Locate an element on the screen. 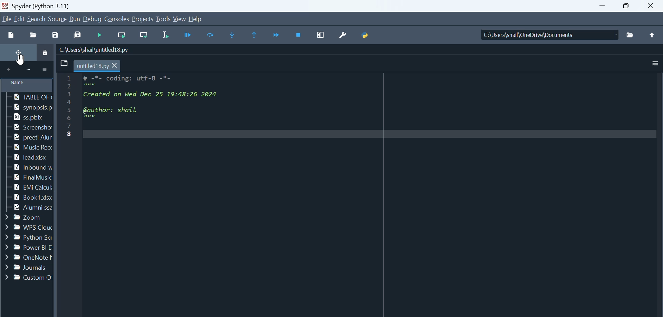 The height and width of the screenshot is (317, 663). c:/users/shail/onedrive/document is located at coordinates (543, 36).